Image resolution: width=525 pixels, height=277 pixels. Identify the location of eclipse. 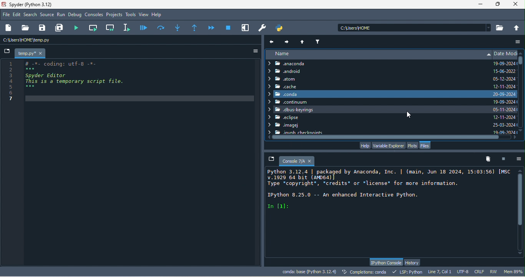
(283, 118).